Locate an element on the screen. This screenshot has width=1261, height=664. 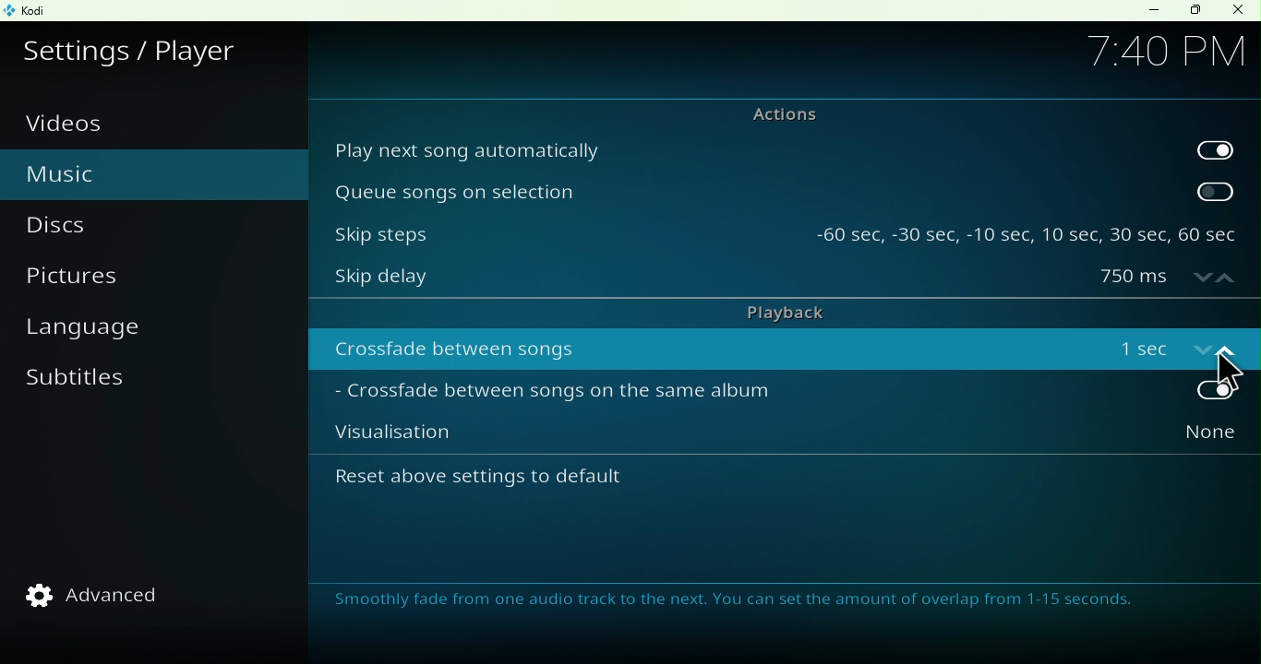
on/off toggle is located at coordinates (1171, 346).